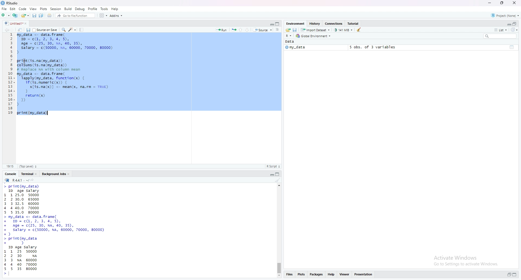  Describe the element at coordinates (271, 24) in the screenshot. I see `expand` at that location.